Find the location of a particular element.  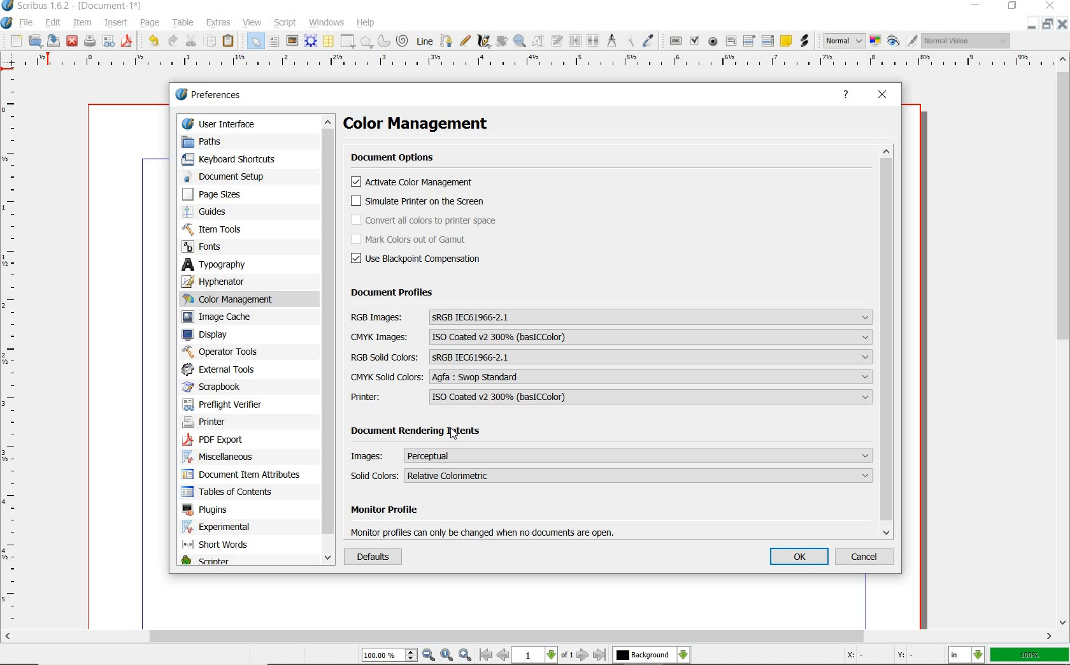

scrollbar is located at coordinates (328, 341).